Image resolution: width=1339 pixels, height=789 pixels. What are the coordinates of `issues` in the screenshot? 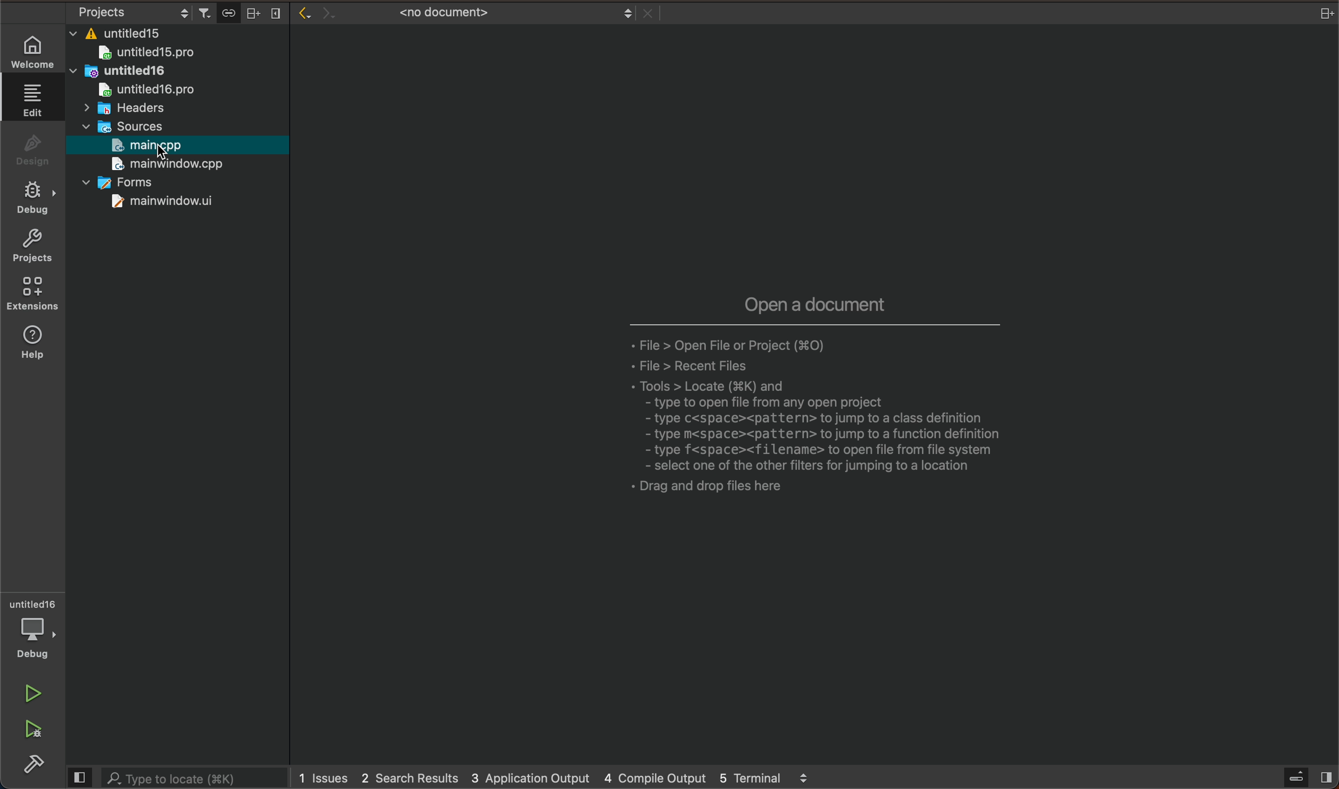 It's located at (322, 777).